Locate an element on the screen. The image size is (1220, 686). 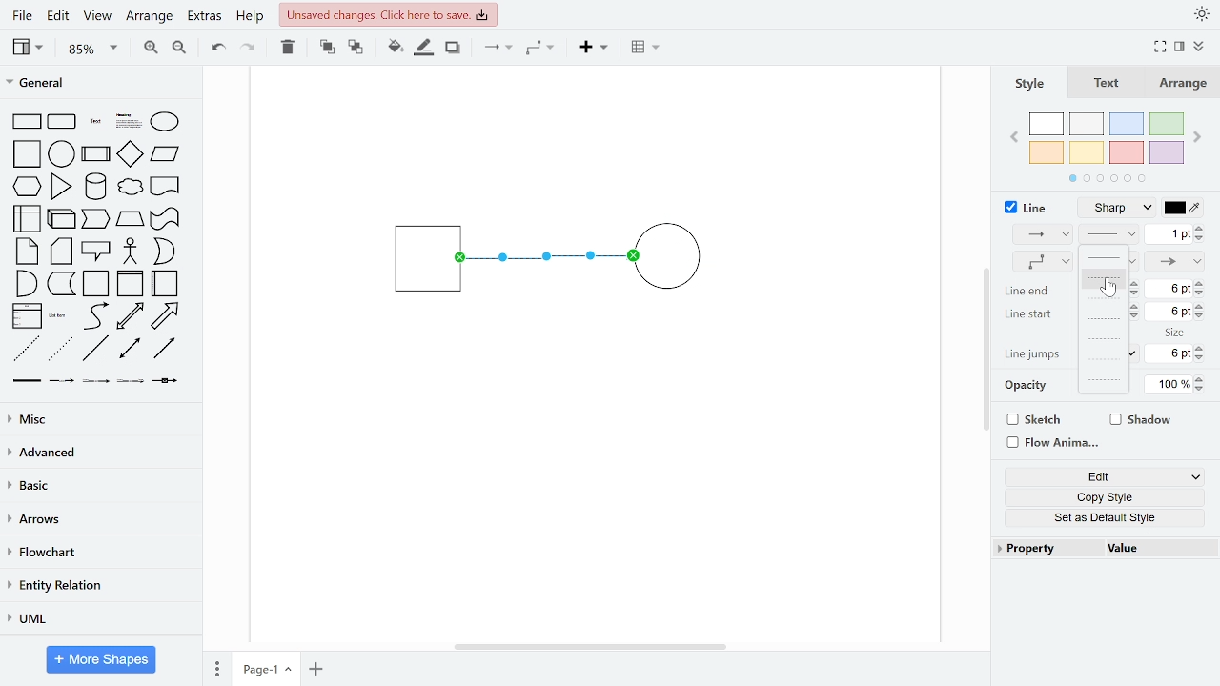
format is located at coordinates (1180, 47).